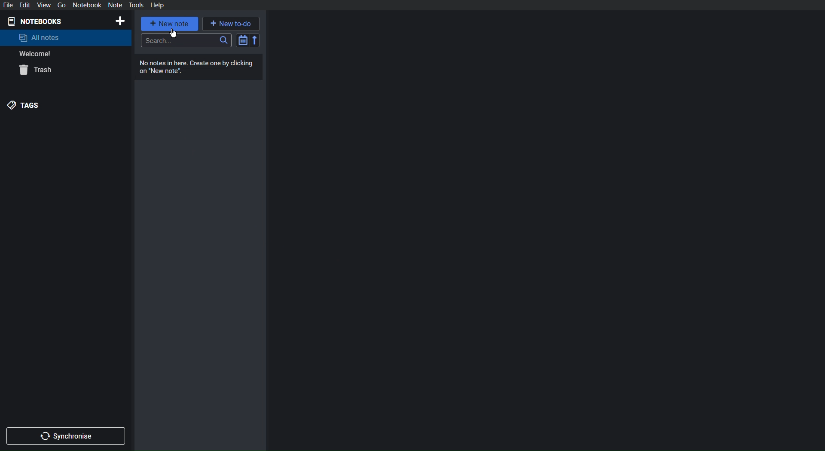 The width and height of the screenshot is (825, 451). Describe the element at coordinates (231, 23) in the screenshot. I see `New to-do` at that location.